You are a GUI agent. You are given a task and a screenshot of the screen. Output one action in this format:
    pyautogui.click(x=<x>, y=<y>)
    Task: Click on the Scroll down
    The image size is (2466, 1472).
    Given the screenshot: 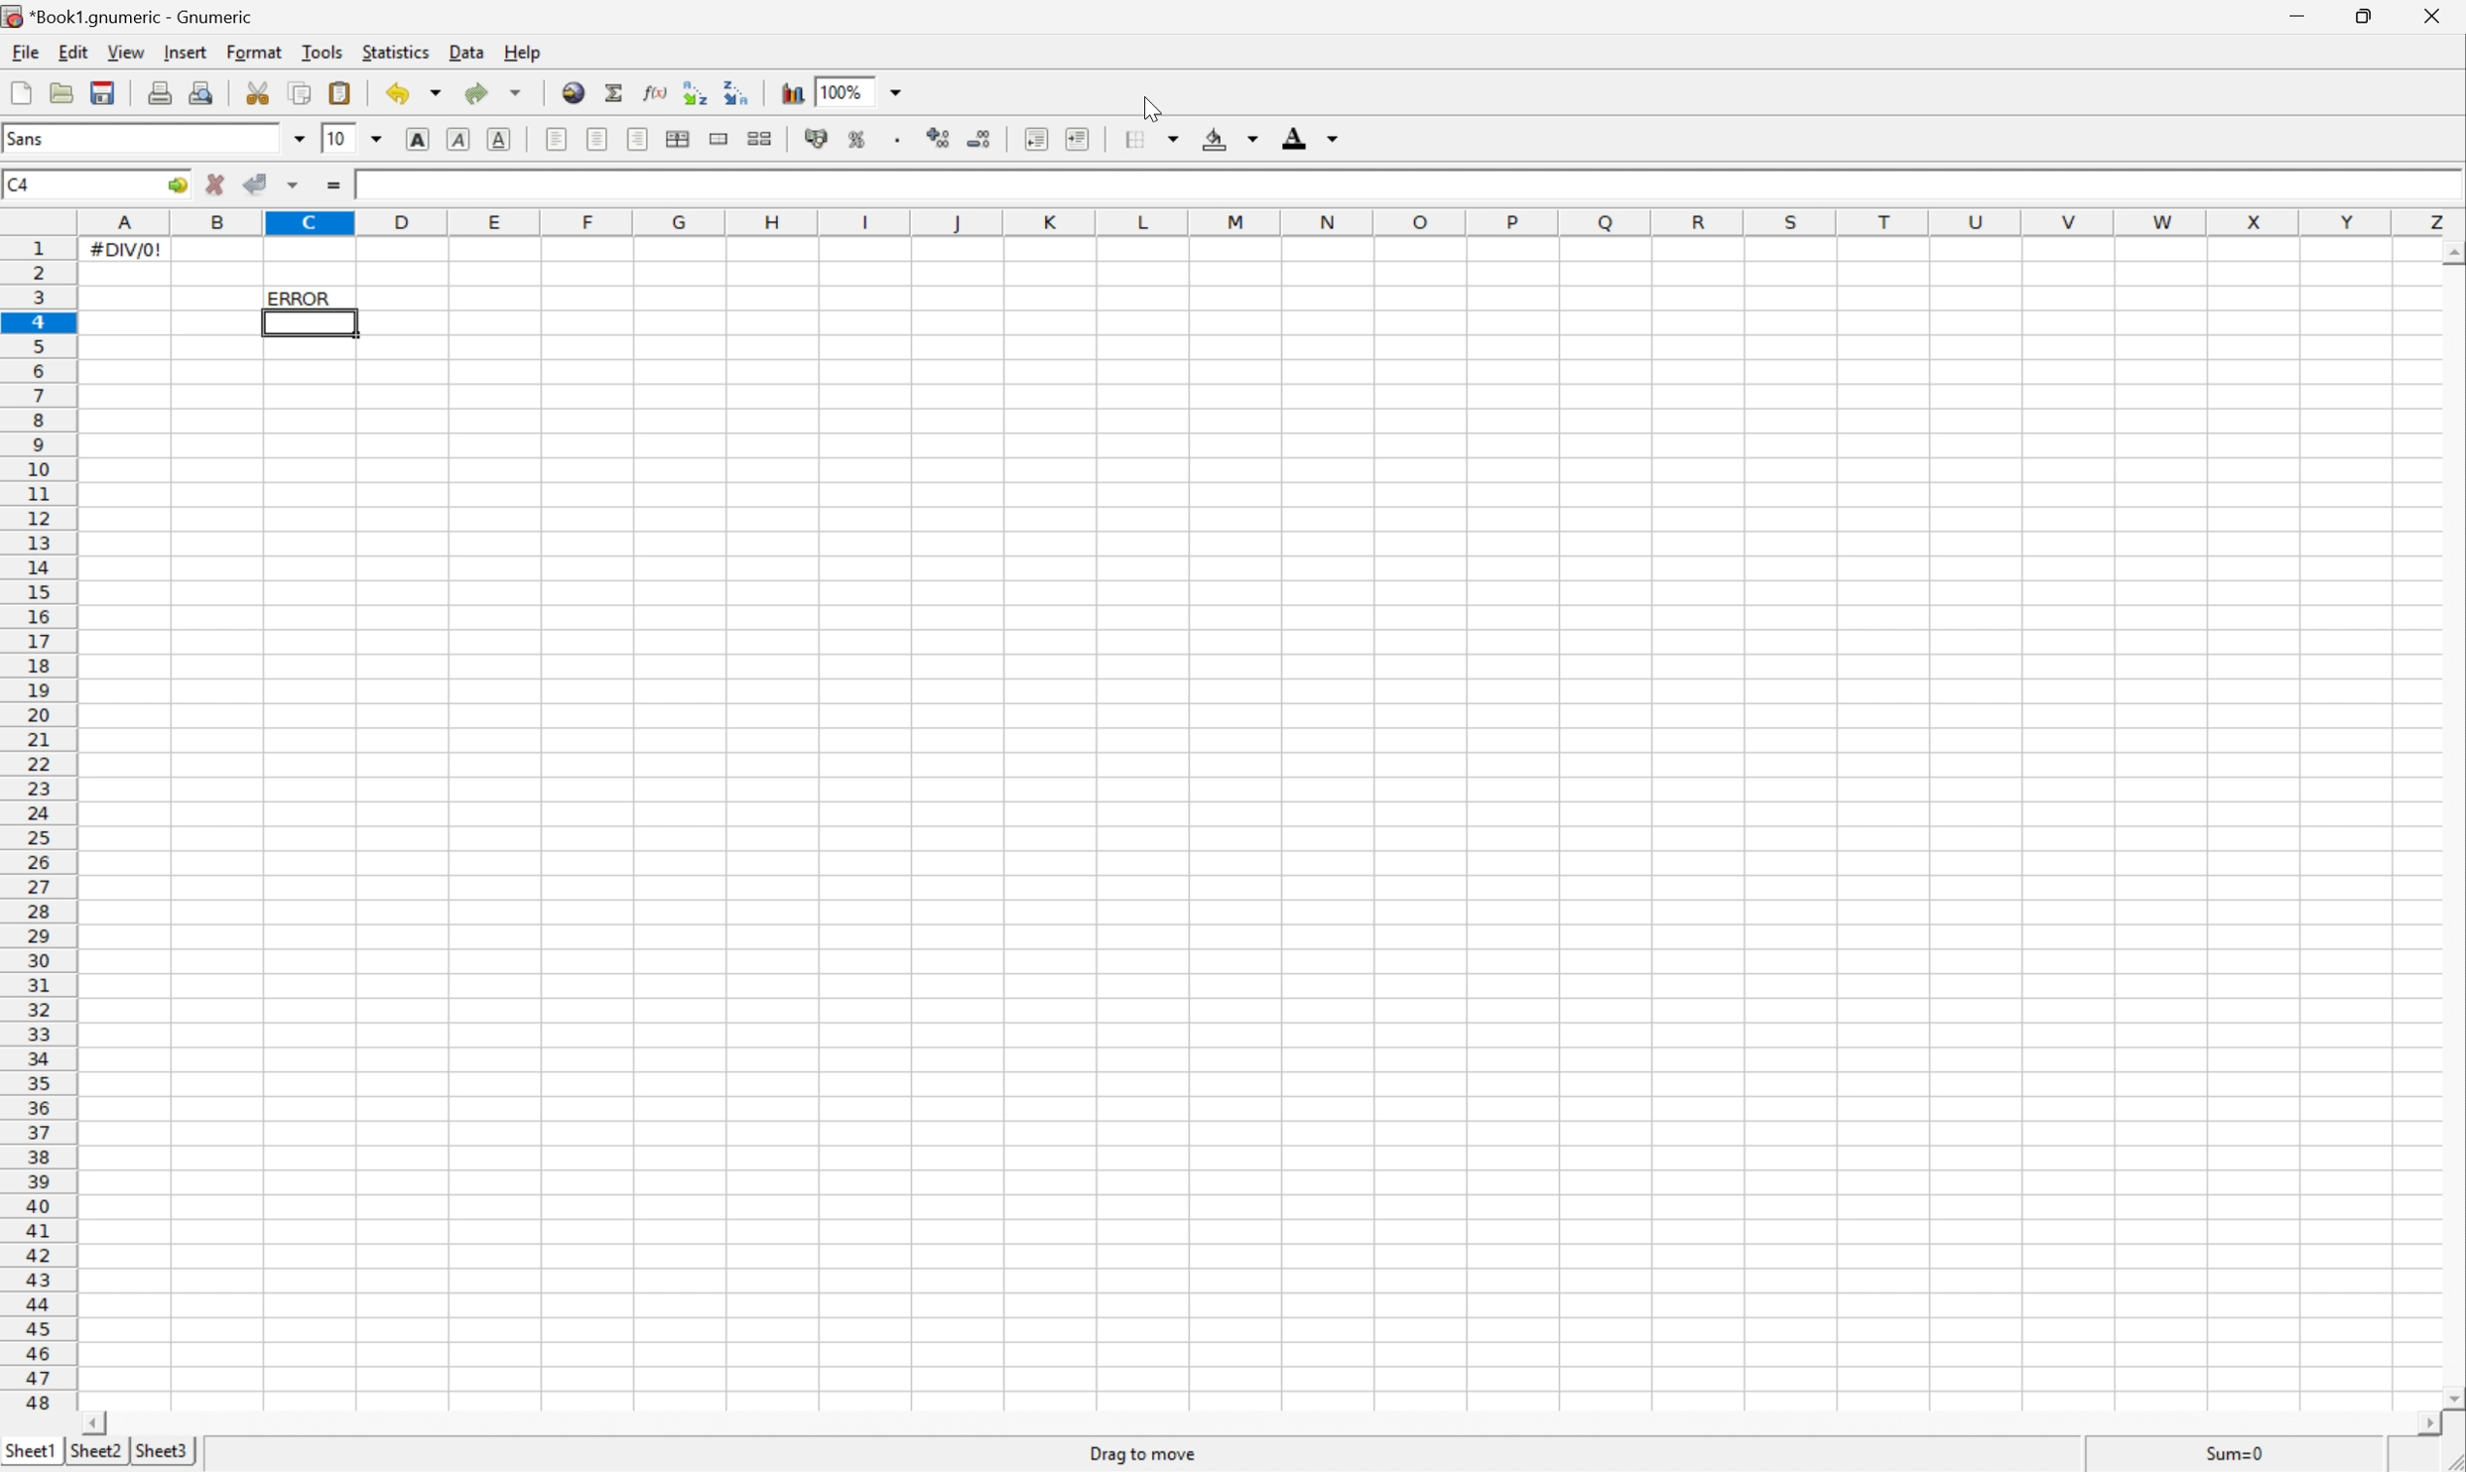 What is the action you would take?
    pyautogui.click(x=2447, y=1399)
    